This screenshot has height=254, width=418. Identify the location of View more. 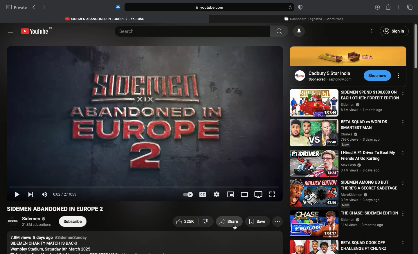
(277, 222).